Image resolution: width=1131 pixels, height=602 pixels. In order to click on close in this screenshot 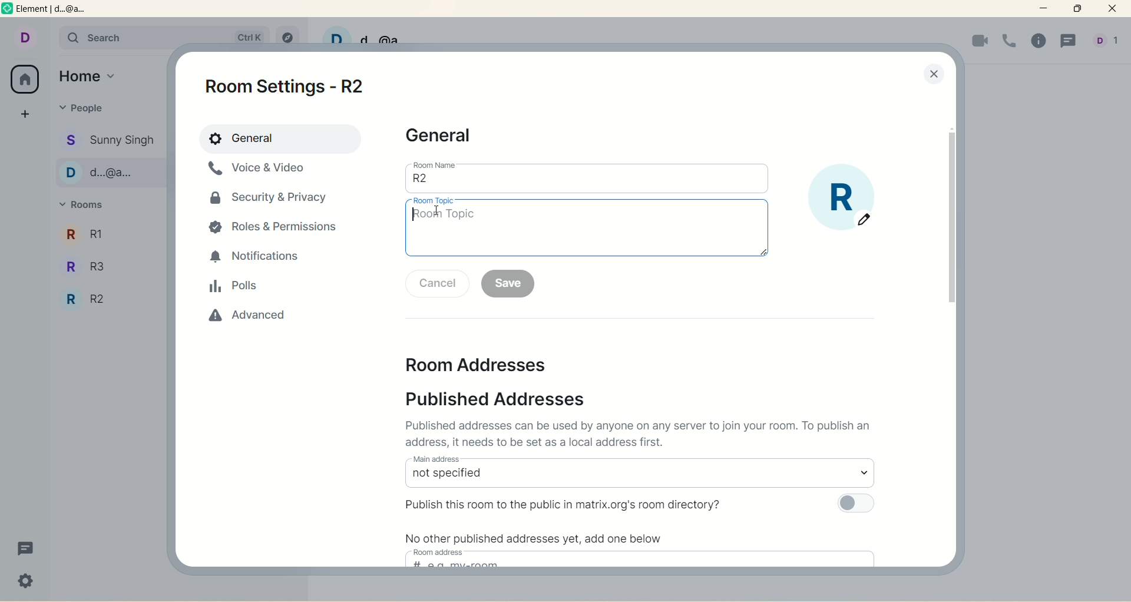, I will do `click(1115, 10)`.